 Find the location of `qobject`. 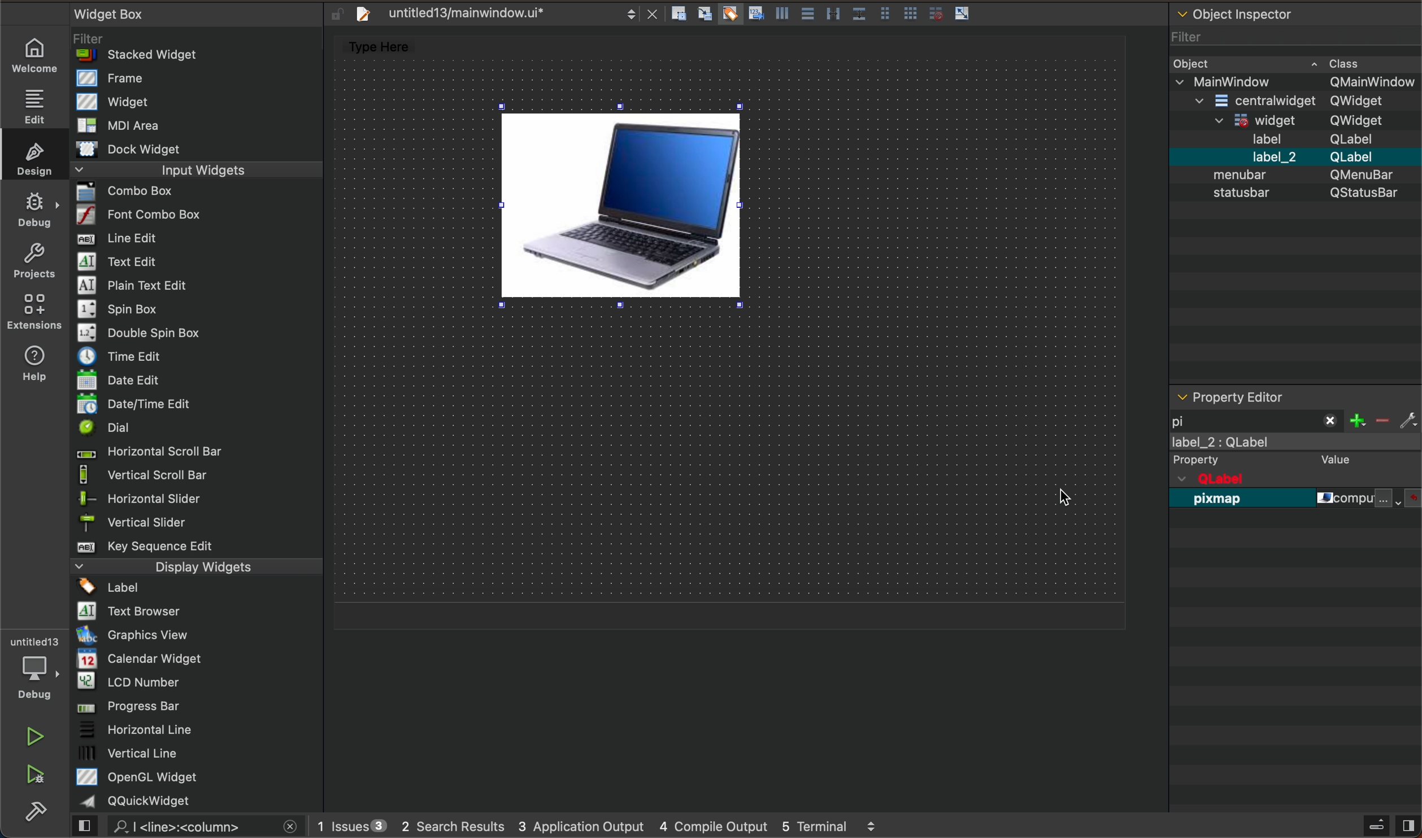

qobject is located at coordinates (1281, 479).